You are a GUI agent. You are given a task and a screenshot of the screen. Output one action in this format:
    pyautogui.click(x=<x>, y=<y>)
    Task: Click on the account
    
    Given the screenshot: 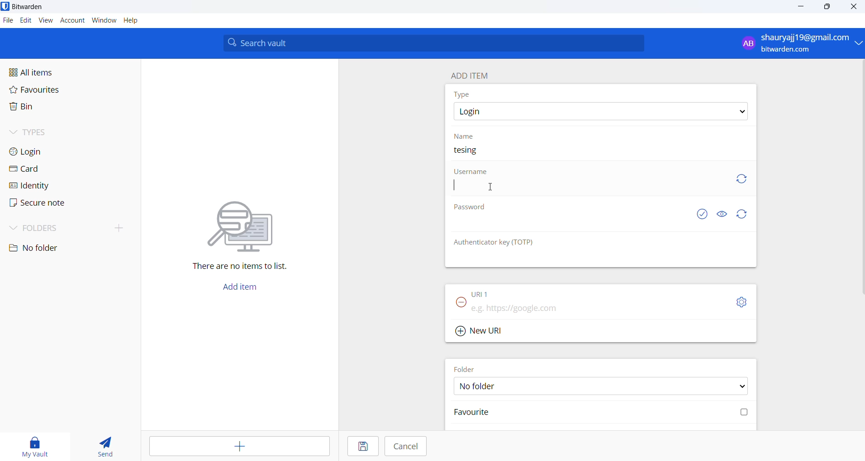 What is the action you would take?
    pyautogui.click(x=72, y=21)
    